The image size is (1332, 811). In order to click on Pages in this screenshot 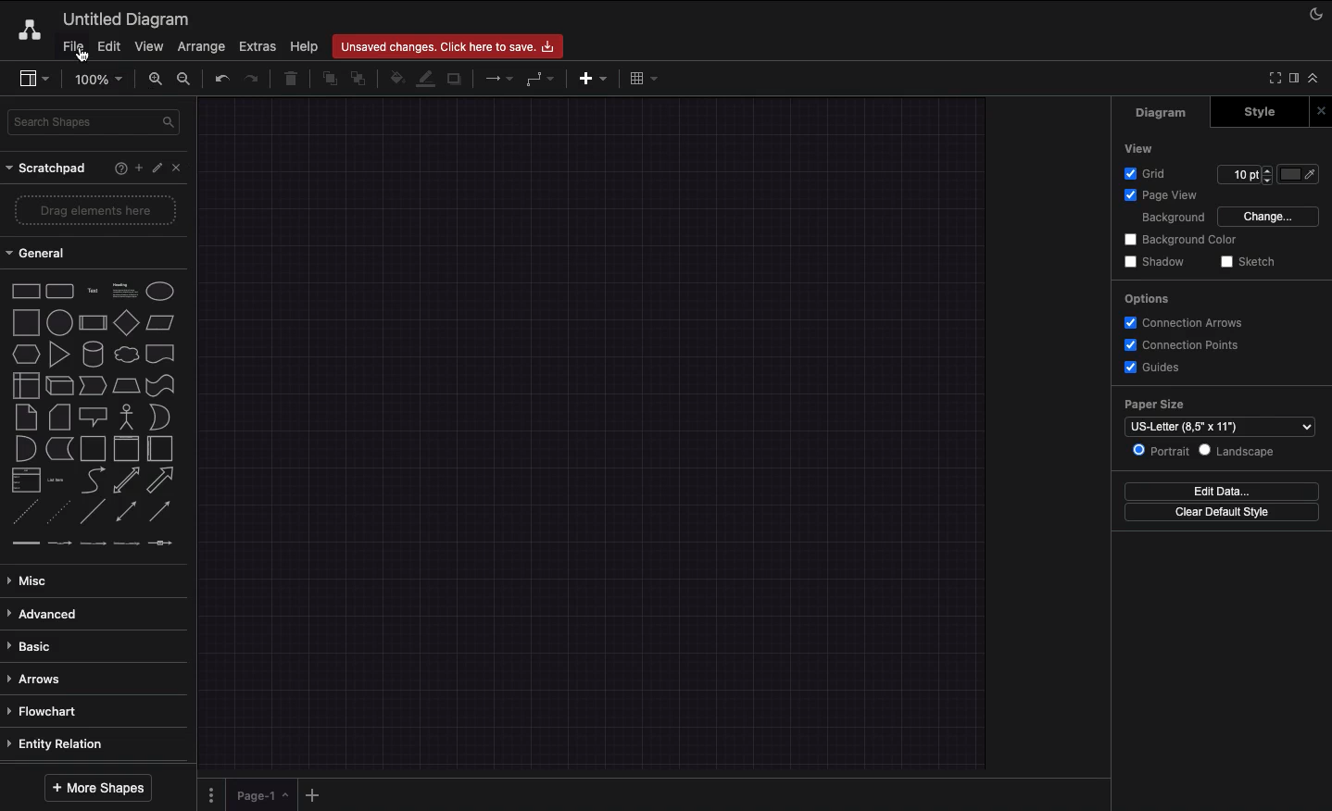, I will do `click(207, 795)`.